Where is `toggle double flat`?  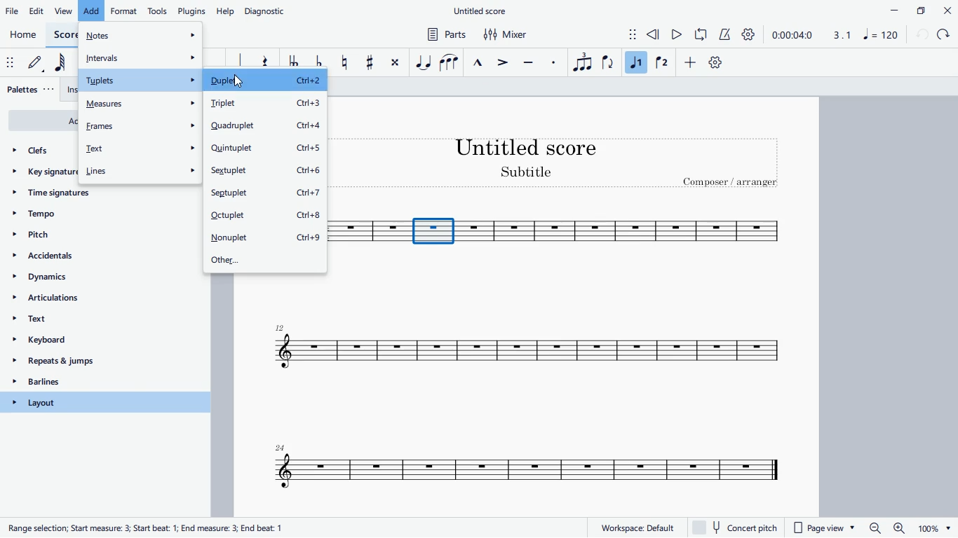 toggle double flat is located at coordinates (292, 64).